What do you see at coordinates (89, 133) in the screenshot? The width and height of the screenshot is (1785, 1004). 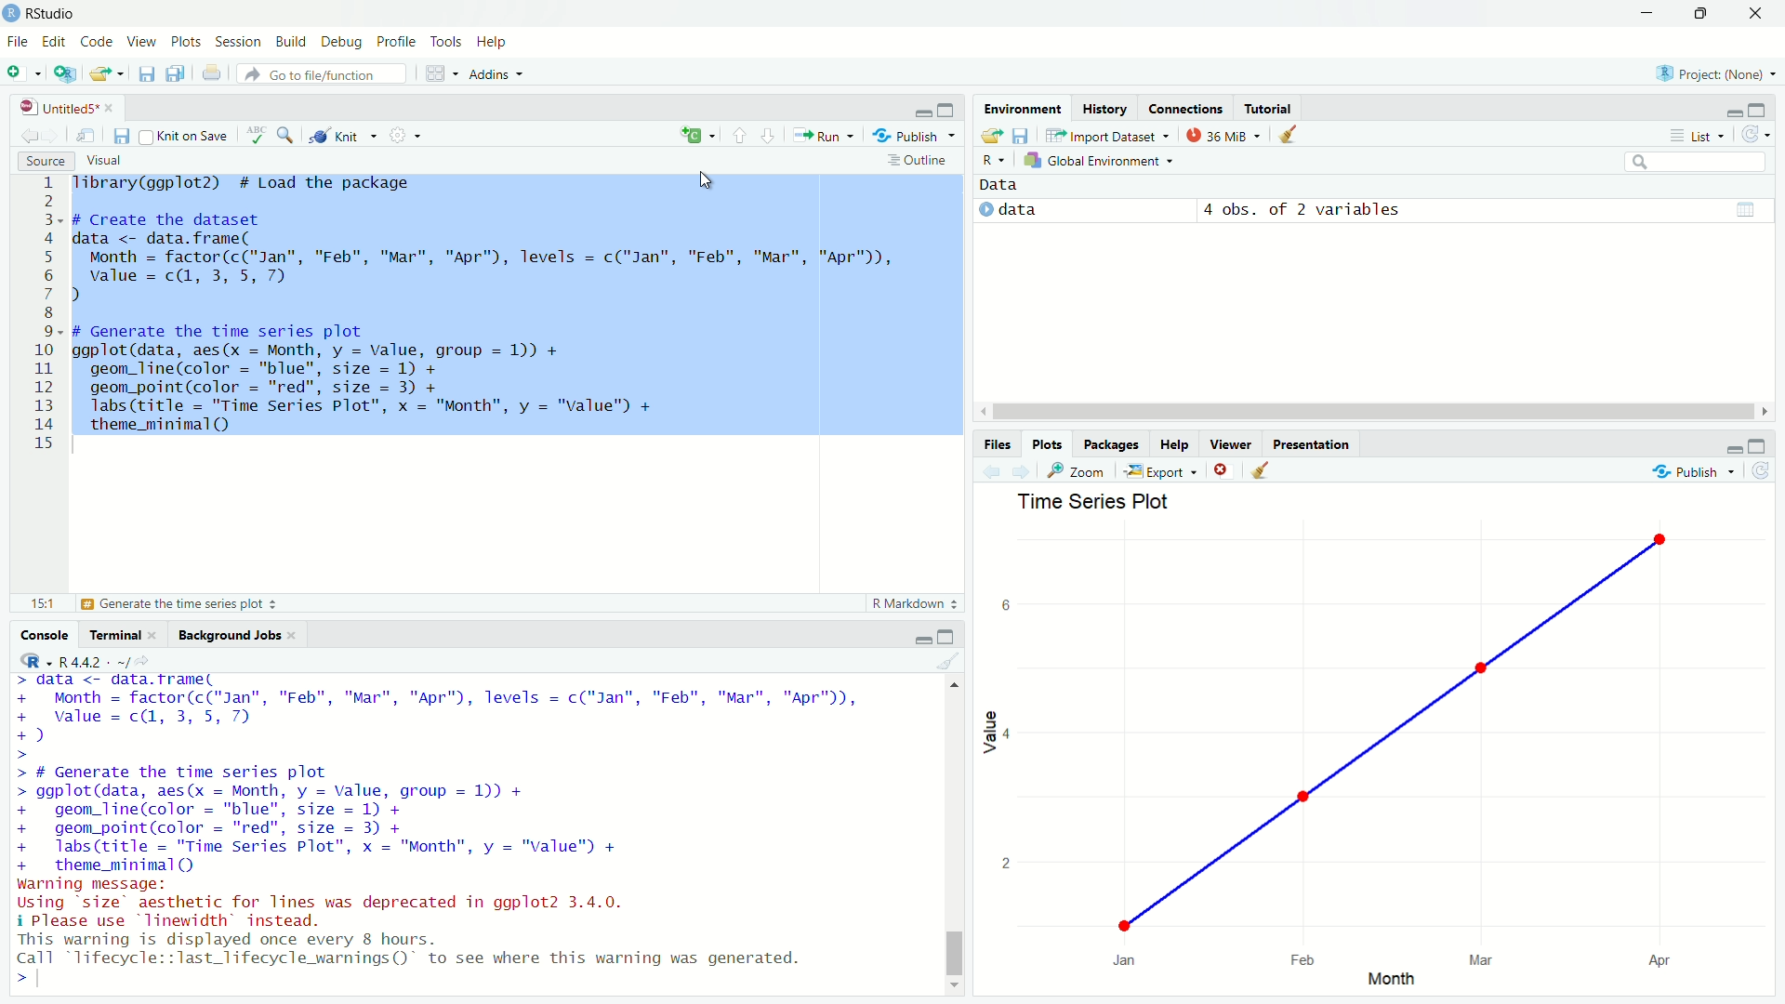 I see `show in new window` at bounding box center [89, 133].